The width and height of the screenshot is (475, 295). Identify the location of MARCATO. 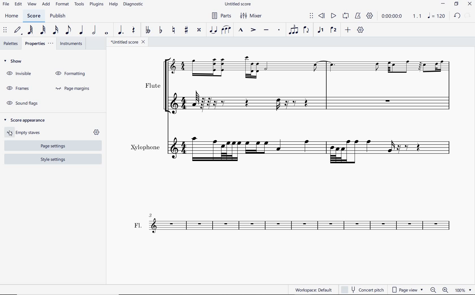
(241, 30).